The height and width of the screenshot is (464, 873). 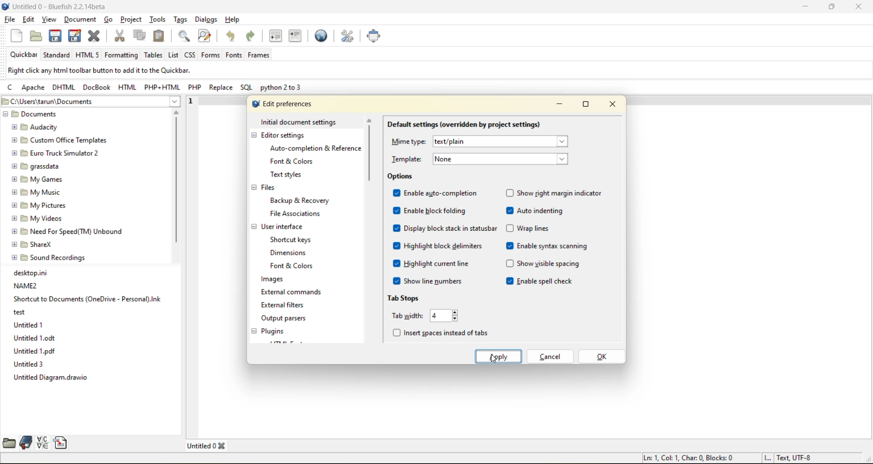 I want to click on enable auto completions, so click(x=438, y=193).